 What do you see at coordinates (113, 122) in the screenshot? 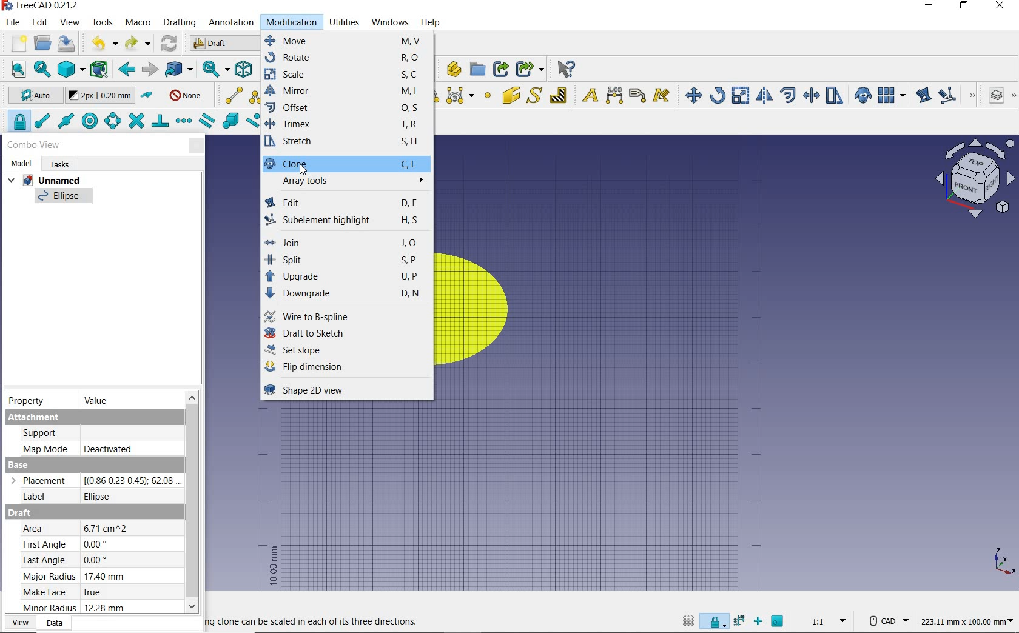
I see `snap angle` at bounding box center [113, 122].